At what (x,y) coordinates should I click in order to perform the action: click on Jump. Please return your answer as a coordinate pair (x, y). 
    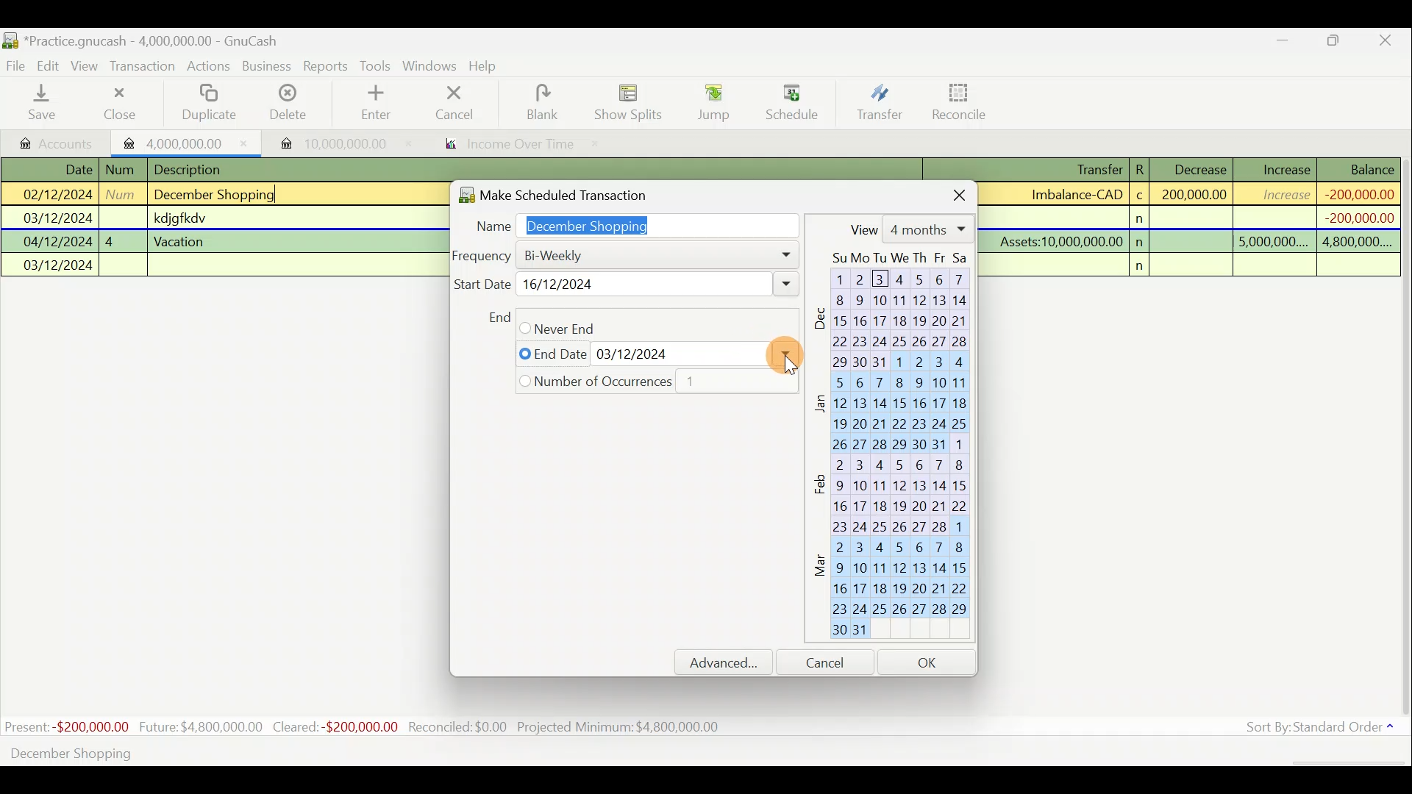
    Looking at the image, I should click on (709, 101).